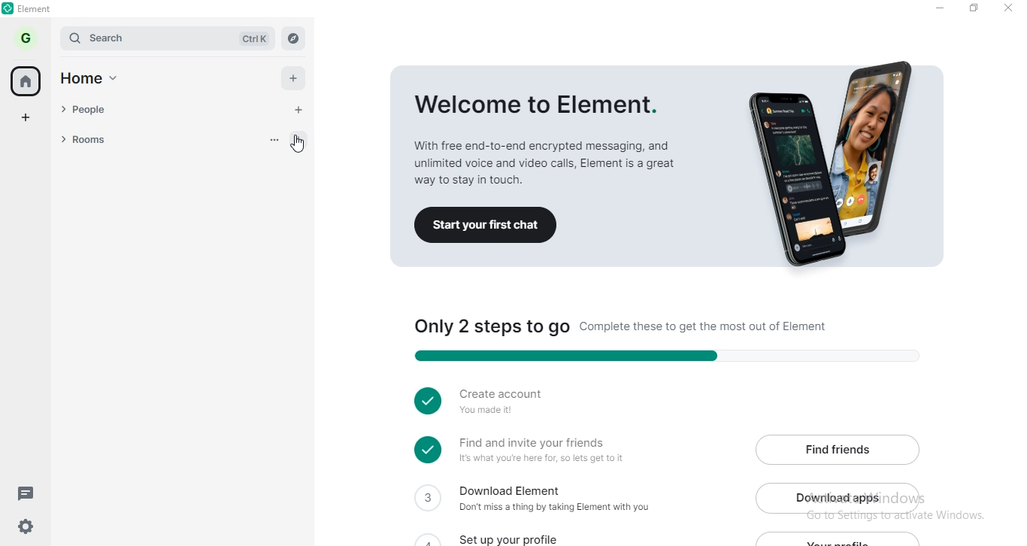 This screenshot has height=546, width=1027. Describe the element at coordinates (28, 38) in the screenshot. I see `G` at that location.